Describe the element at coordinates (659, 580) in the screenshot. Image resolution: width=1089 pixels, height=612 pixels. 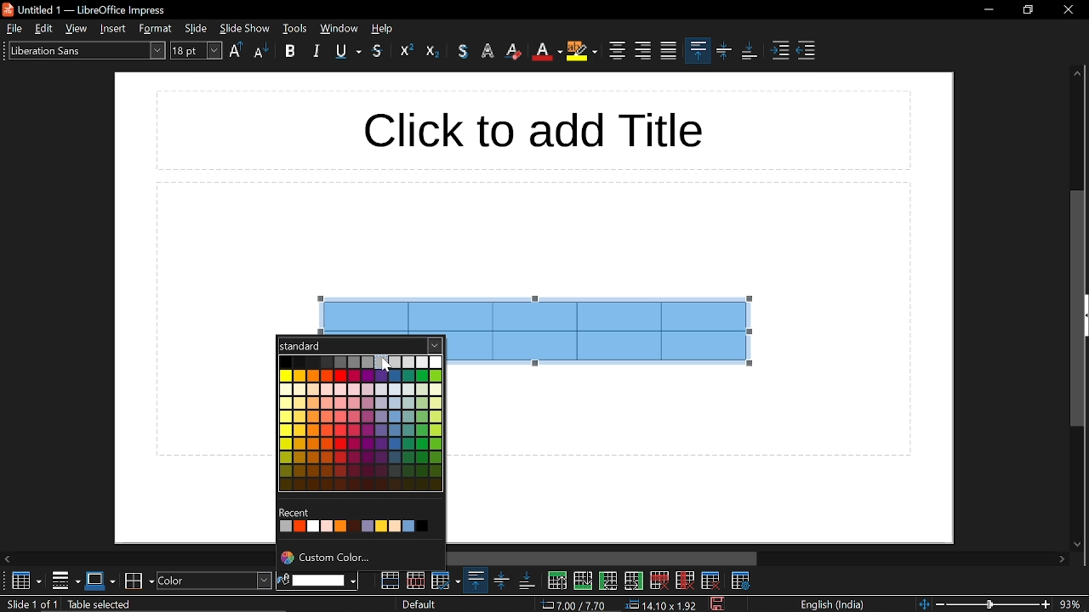
I see `delete row ` at that location.